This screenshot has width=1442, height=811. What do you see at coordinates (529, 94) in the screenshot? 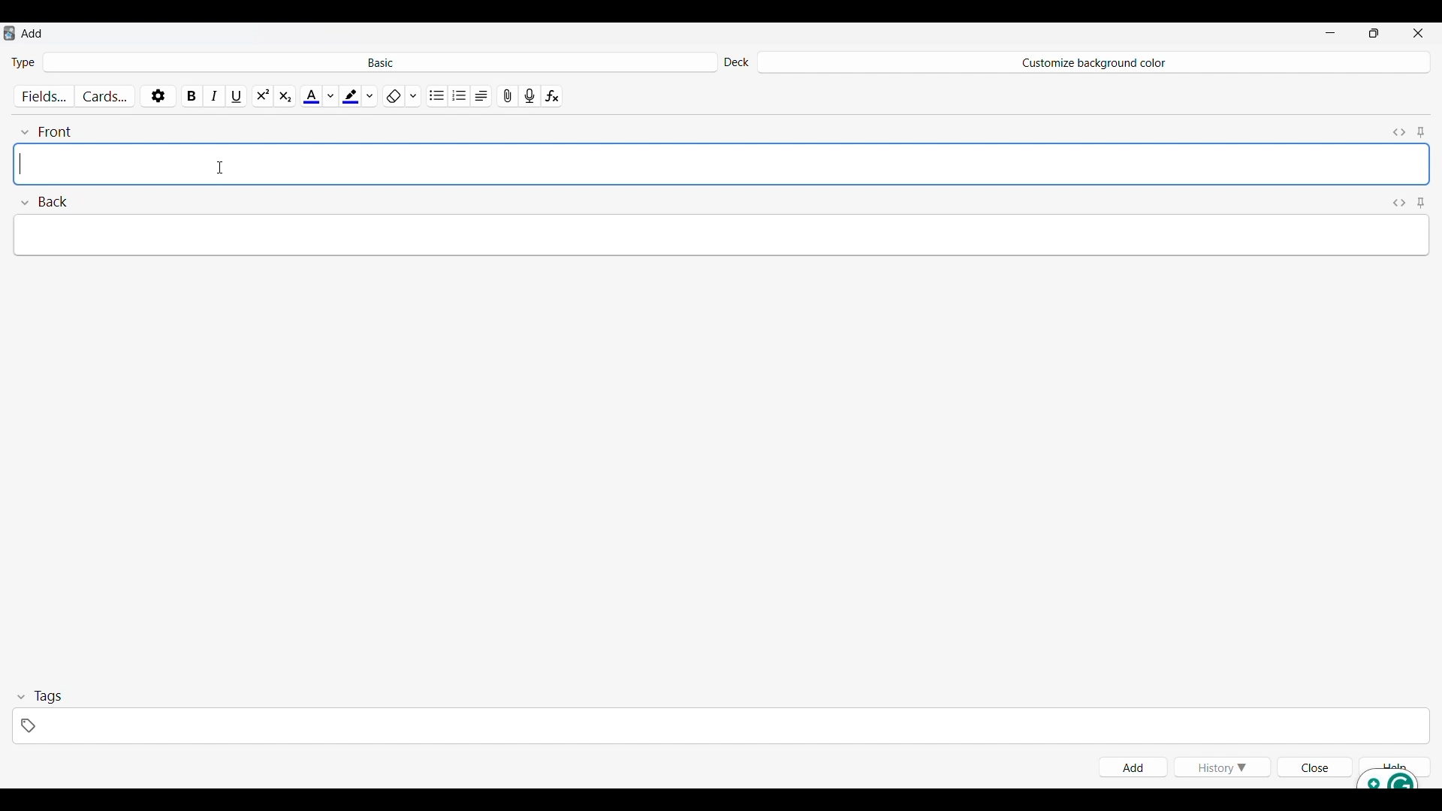
I see `Record audio` at bounding box center [529, 94].